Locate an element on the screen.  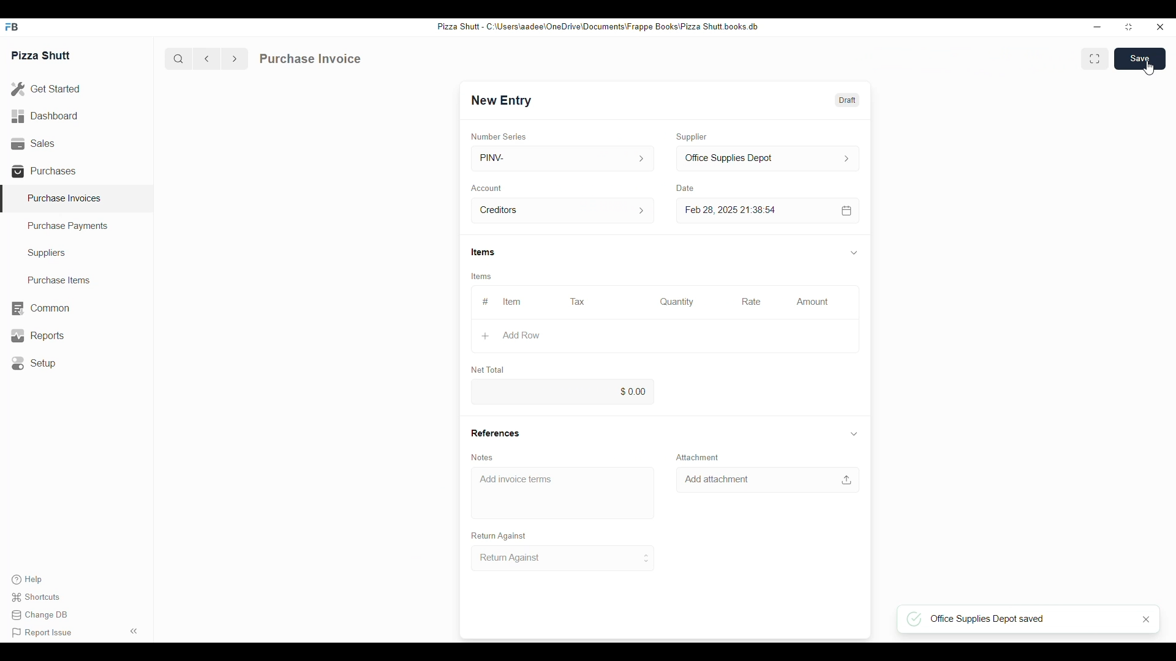
Date is located at coordinates (686, 188).